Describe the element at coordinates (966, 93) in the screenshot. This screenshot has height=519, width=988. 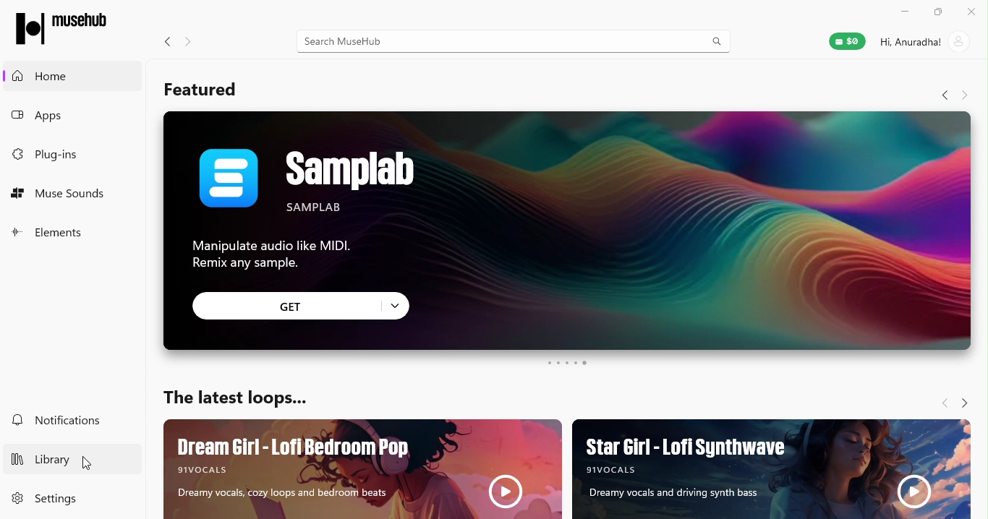
I see `Navigate forward` at that location.